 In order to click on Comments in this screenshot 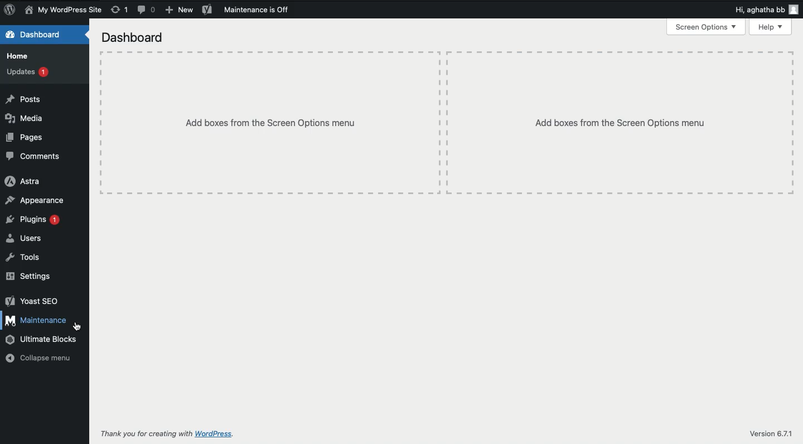, I will do `click(35, 156)`.